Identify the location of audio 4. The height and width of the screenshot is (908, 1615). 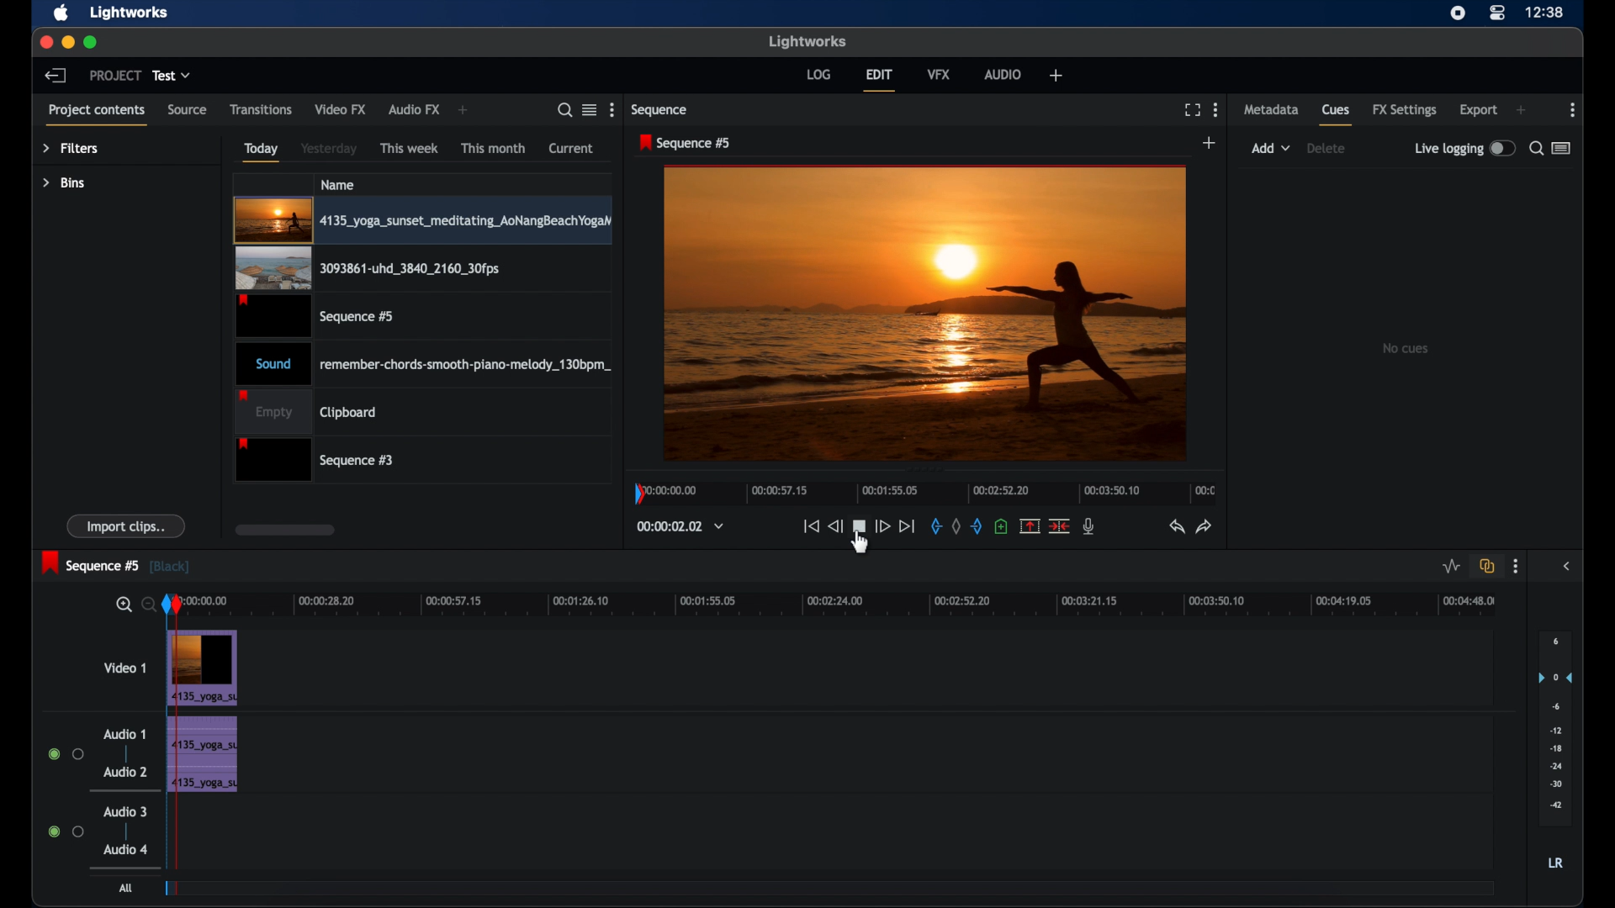
(123, 850).